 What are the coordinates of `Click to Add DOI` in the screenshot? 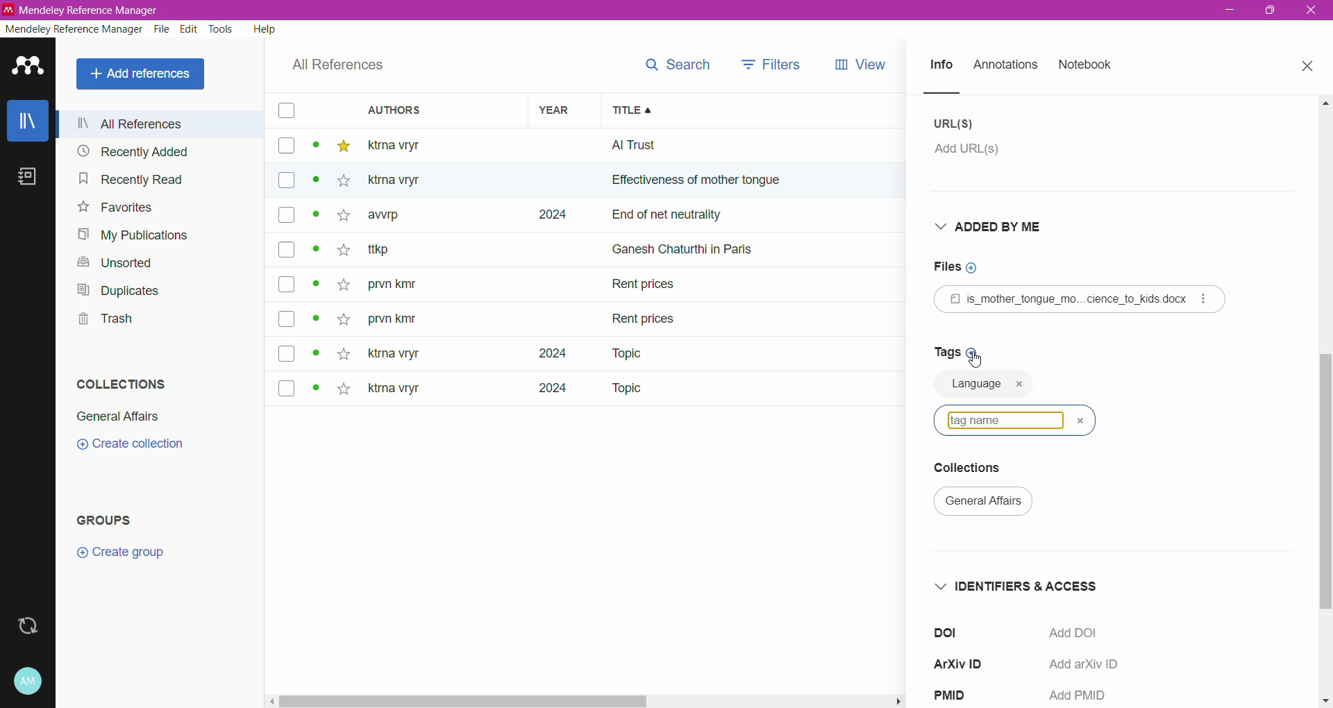 It's located at (1084, 634).